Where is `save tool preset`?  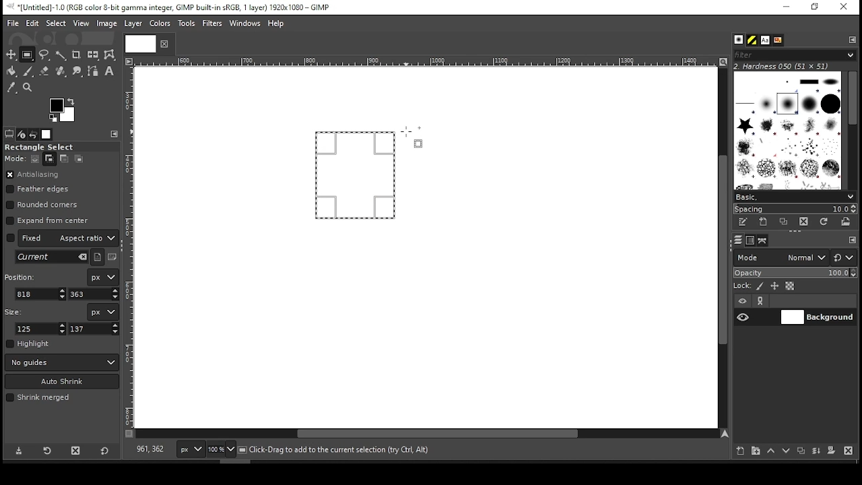 save tool preset is located at coordinates (20, 450).